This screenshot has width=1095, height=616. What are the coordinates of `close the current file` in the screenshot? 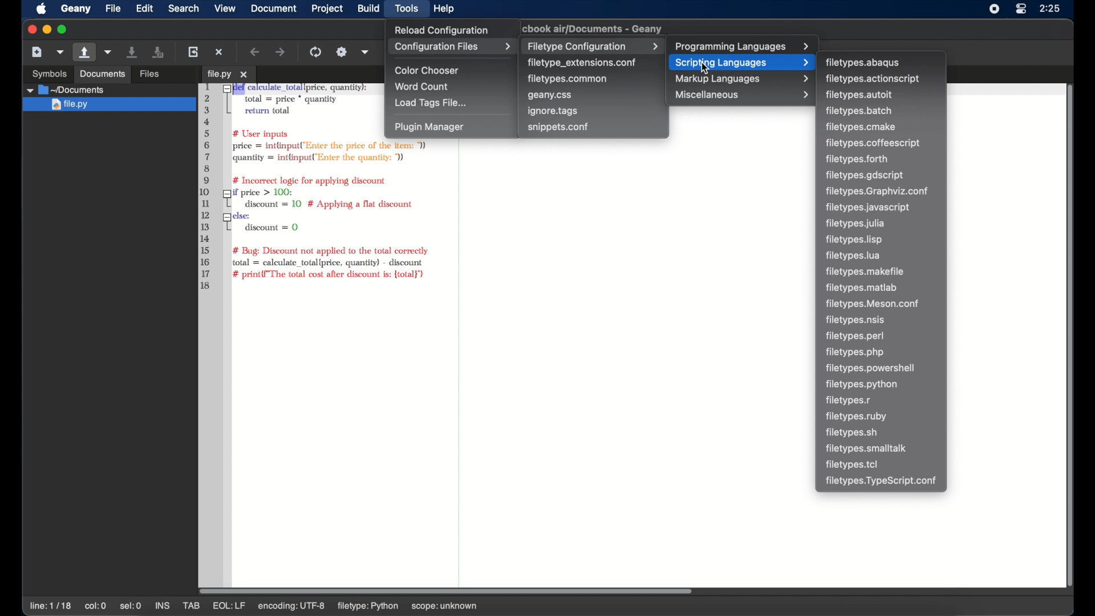 It's located at (220, 52).